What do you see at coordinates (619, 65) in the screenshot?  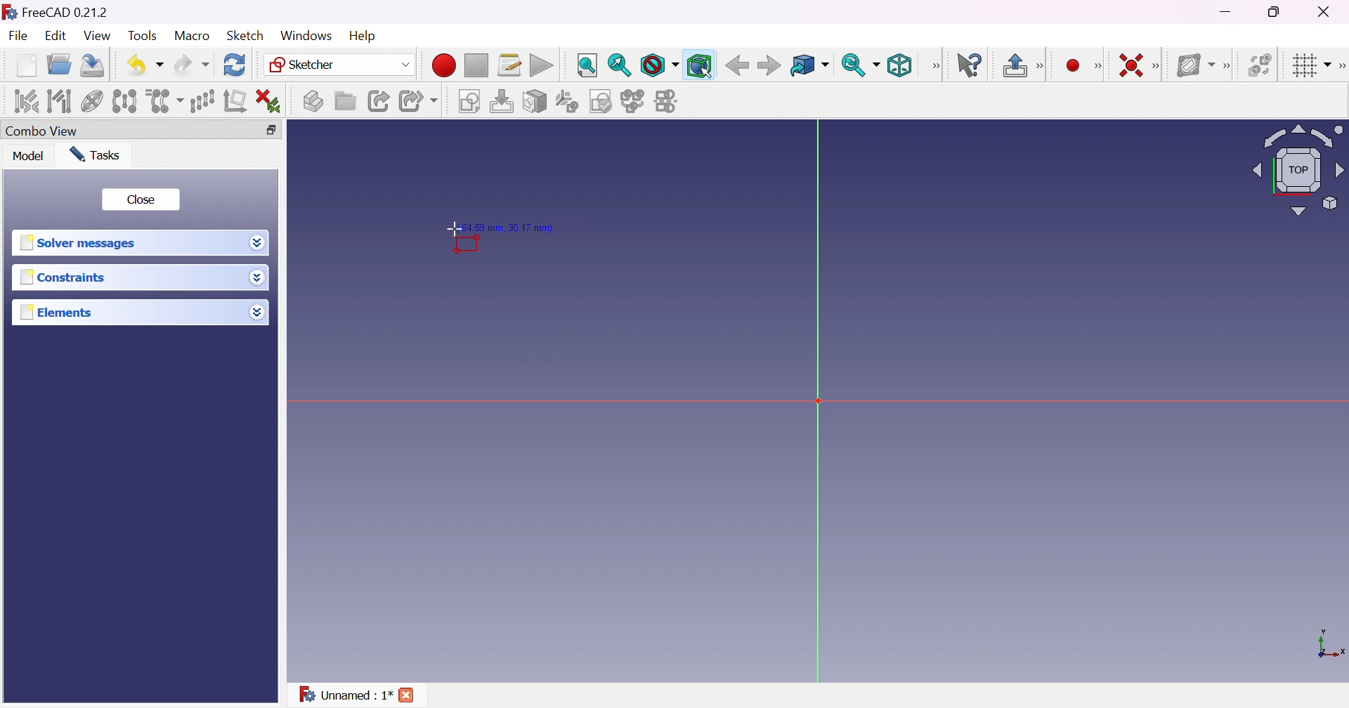 I see `Fit selection` at bounding box center [619, 65].